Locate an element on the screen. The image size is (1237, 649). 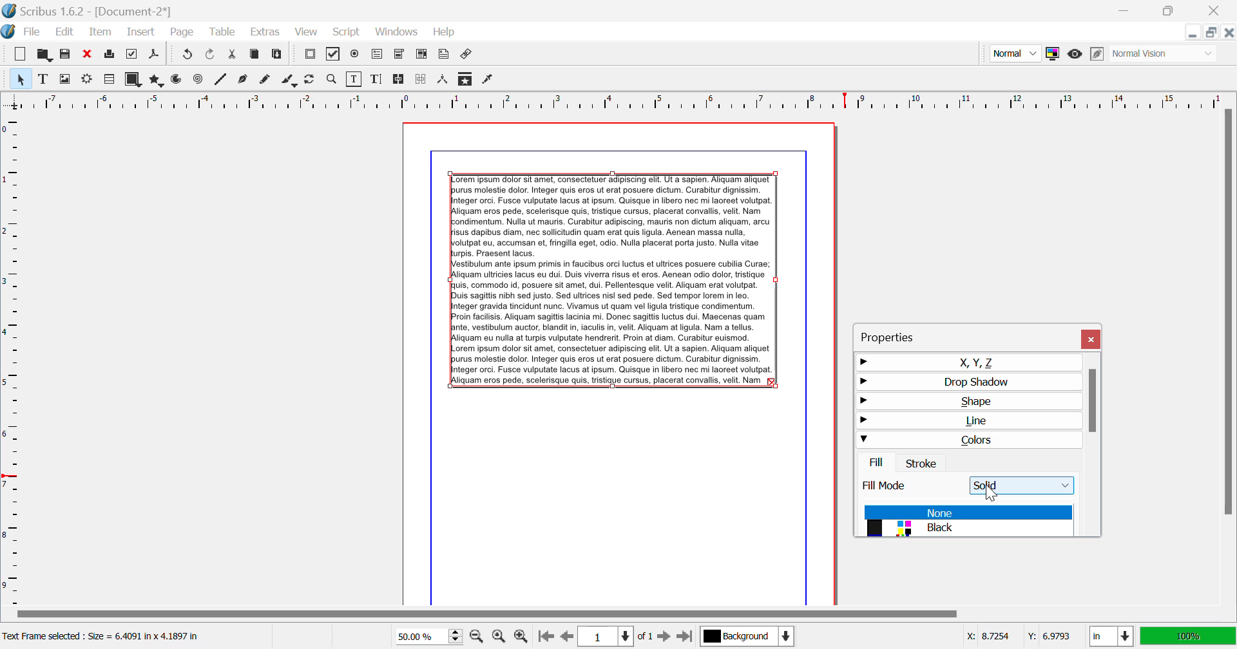
Colors Tab Open is located at coordinates (970, 452).